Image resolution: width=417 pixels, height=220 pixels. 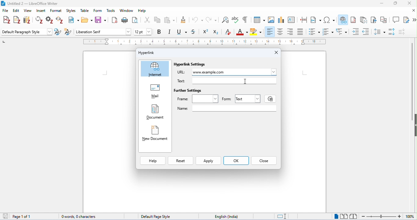 What do you see at coordinates (209, 161) in the screenshot?
I see `Apply` at bounding box center [209, 161].